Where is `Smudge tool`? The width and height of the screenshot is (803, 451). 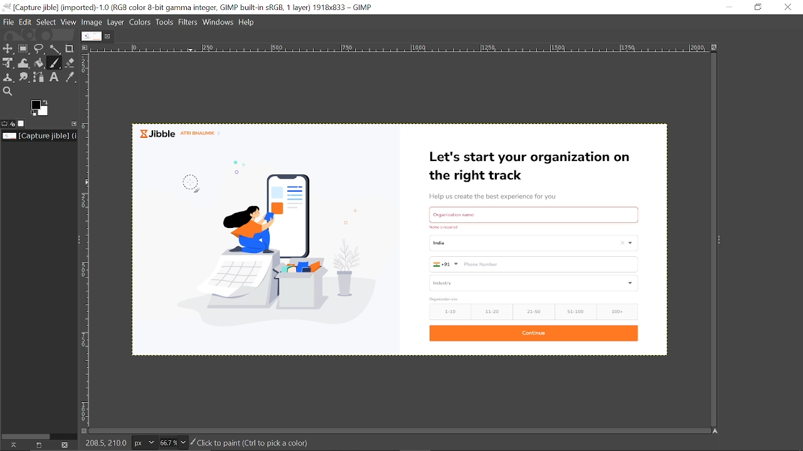 Smudge tool is located at coordinates (25, 76).